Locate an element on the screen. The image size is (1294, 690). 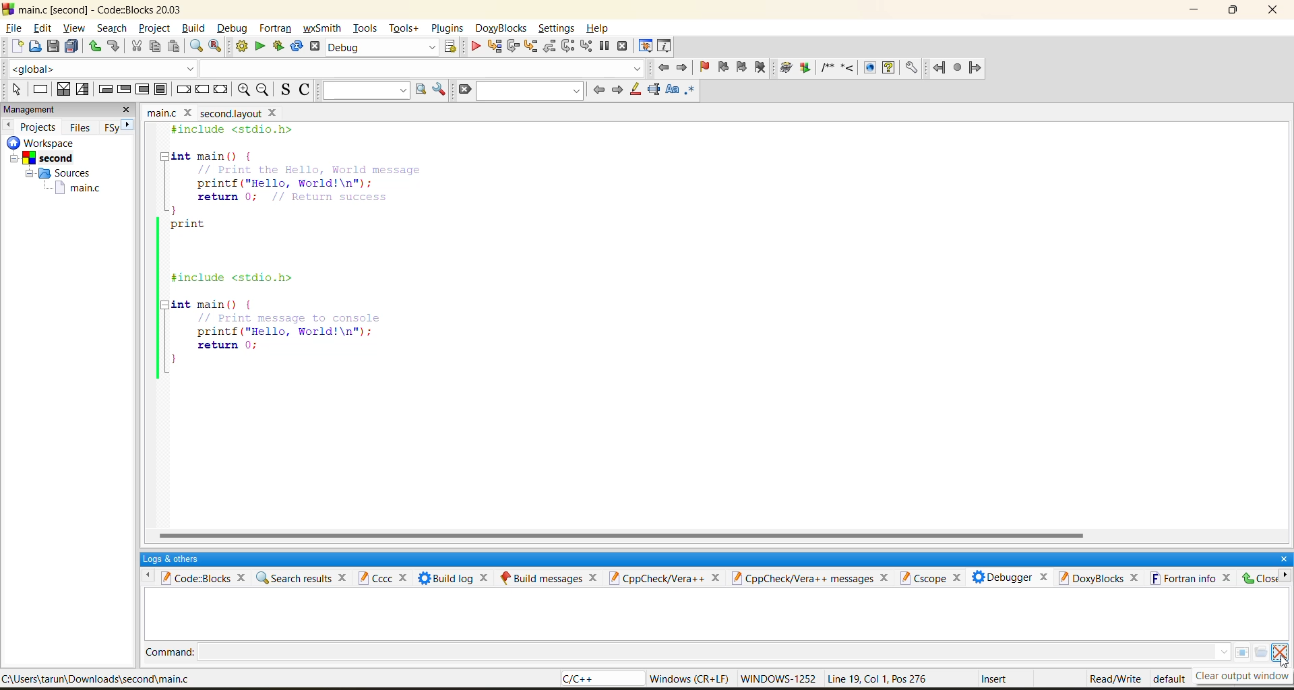
clear consol is located at coordinates (1278, 652).